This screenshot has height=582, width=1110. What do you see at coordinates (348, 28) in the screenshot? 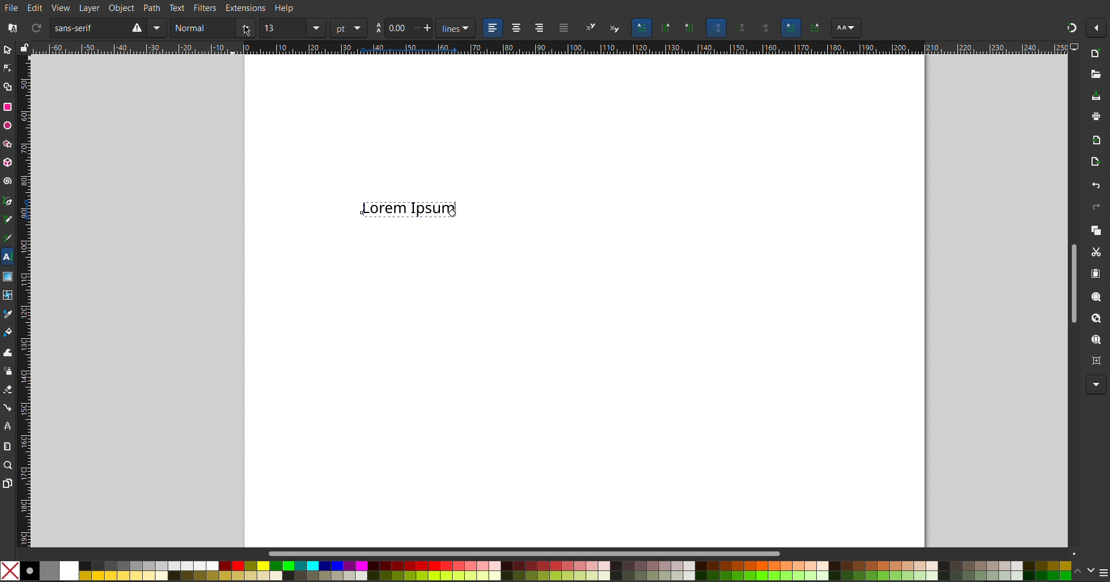
I see `unit` at bounding box center [348, 28].